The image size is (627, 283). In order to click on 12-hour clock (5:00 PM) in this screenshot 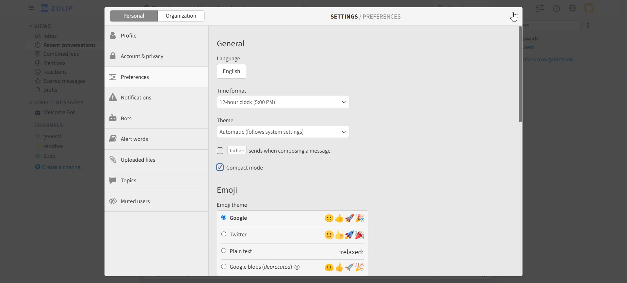, I will do `click(283, 102)`.